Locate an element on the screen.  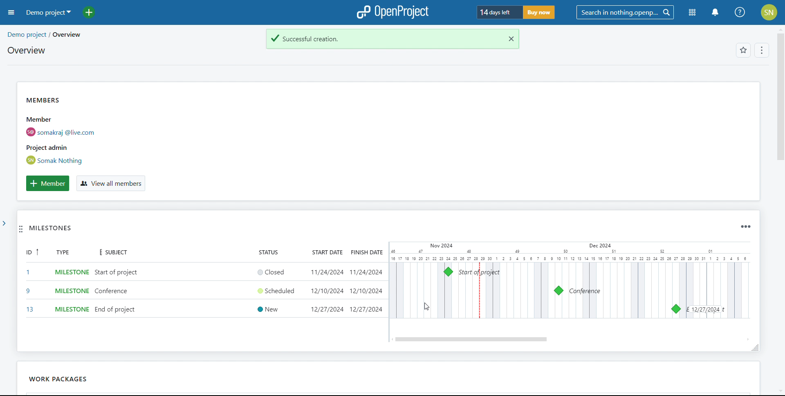
MILESTONES is located at coordinates (61, 230).